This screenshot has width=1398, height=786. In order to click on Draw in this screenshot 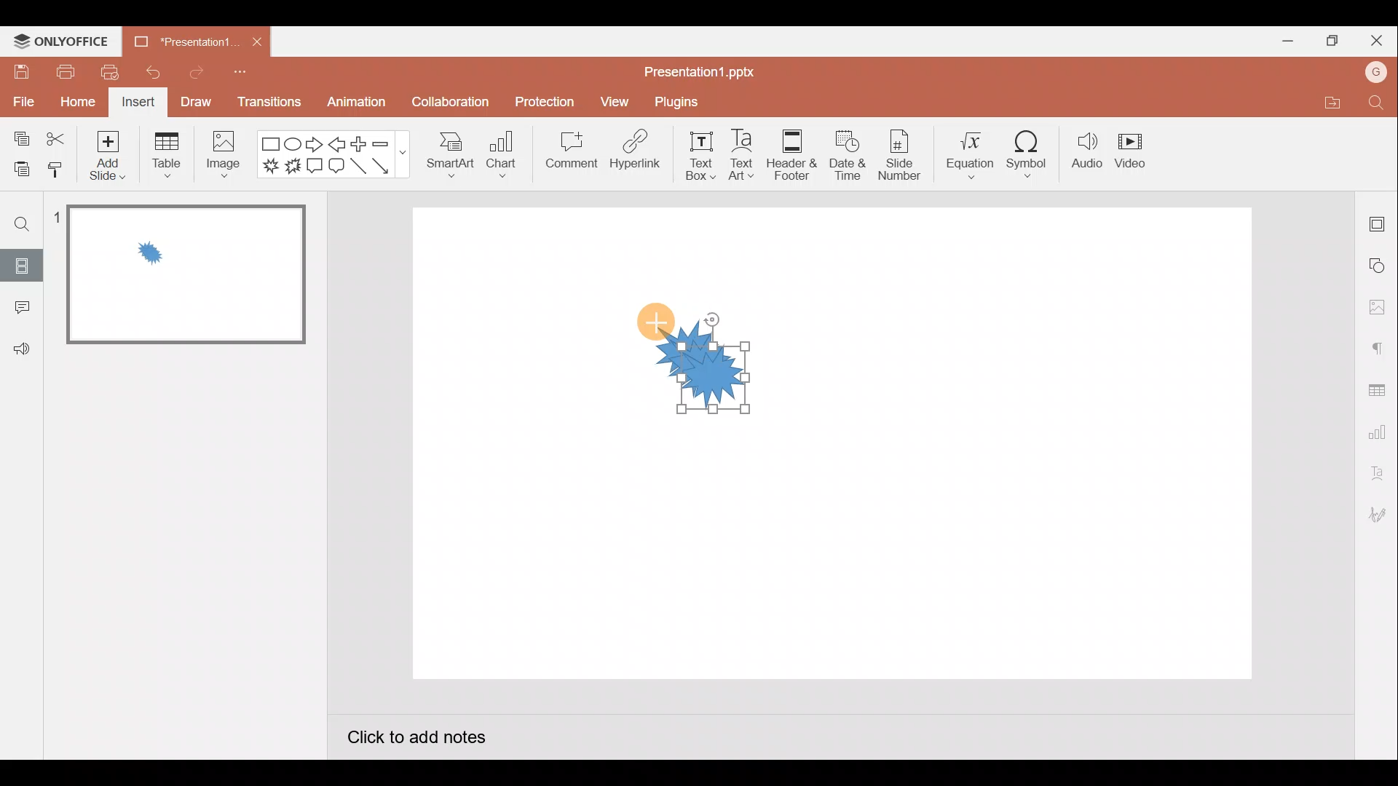, I will do `click(196, 103)`.